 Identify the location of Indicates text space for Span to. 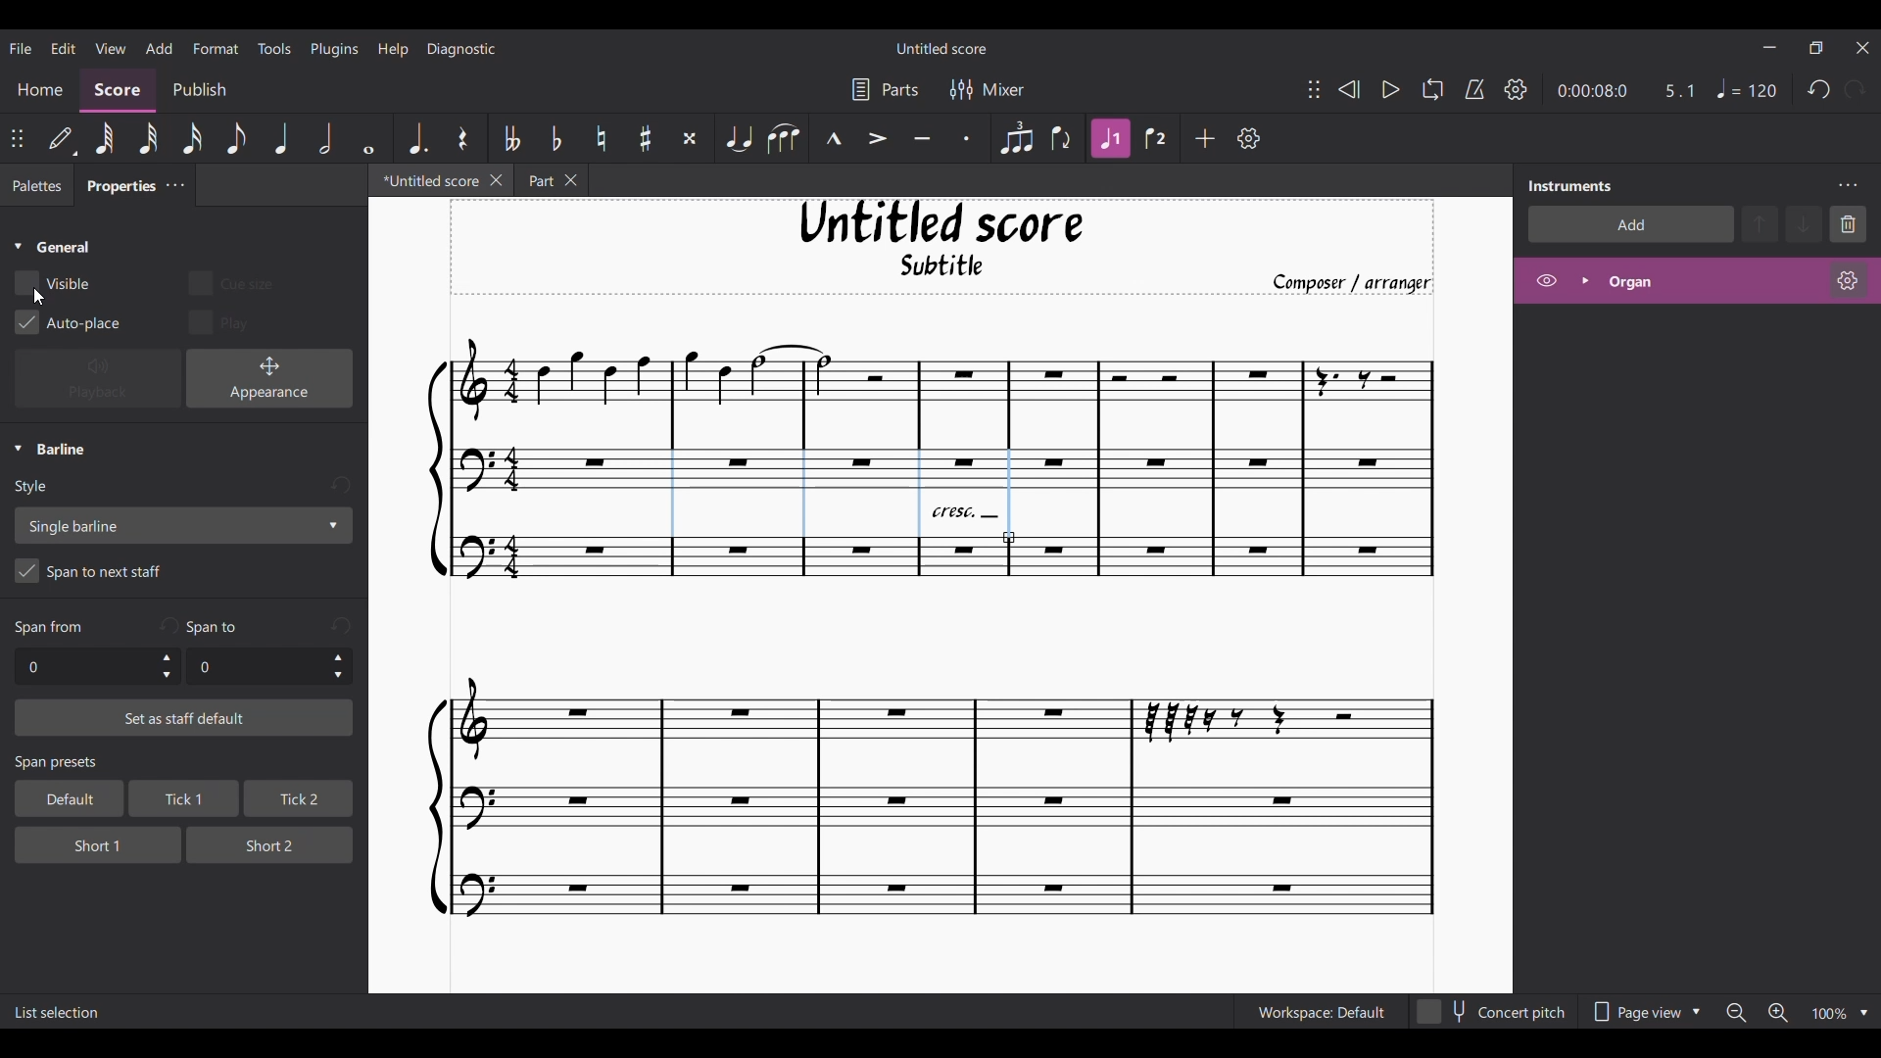
(217, 627).